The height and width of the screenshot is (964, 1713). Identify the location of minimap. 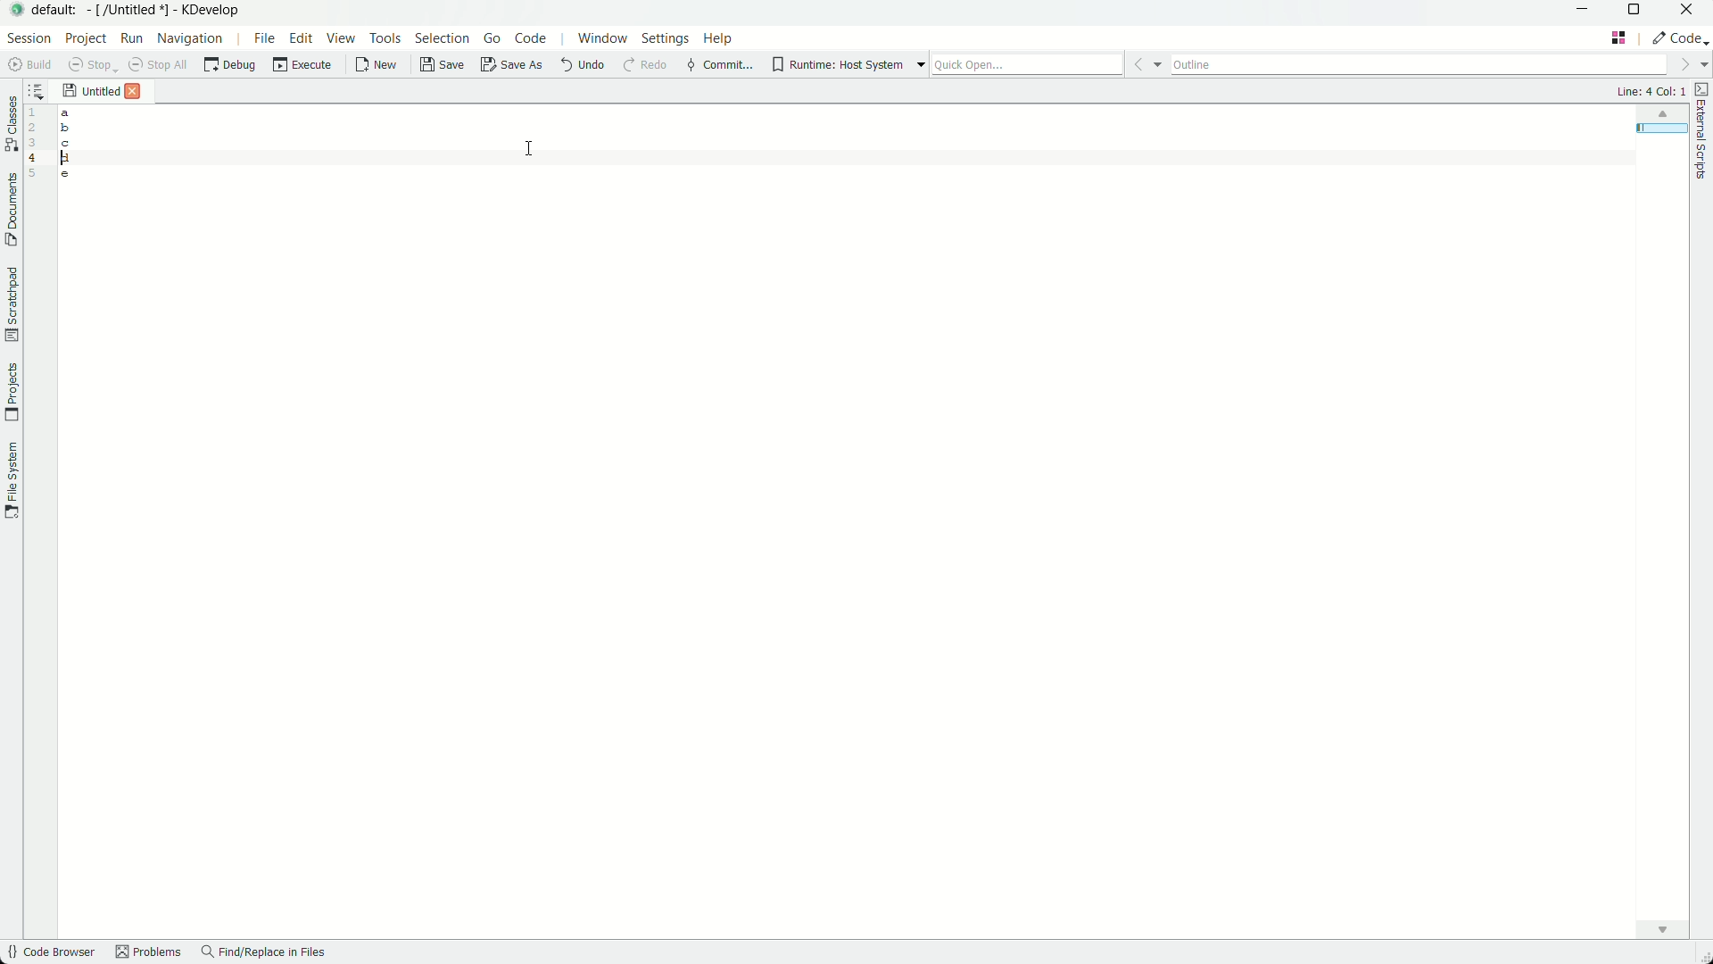
(1659, 115).